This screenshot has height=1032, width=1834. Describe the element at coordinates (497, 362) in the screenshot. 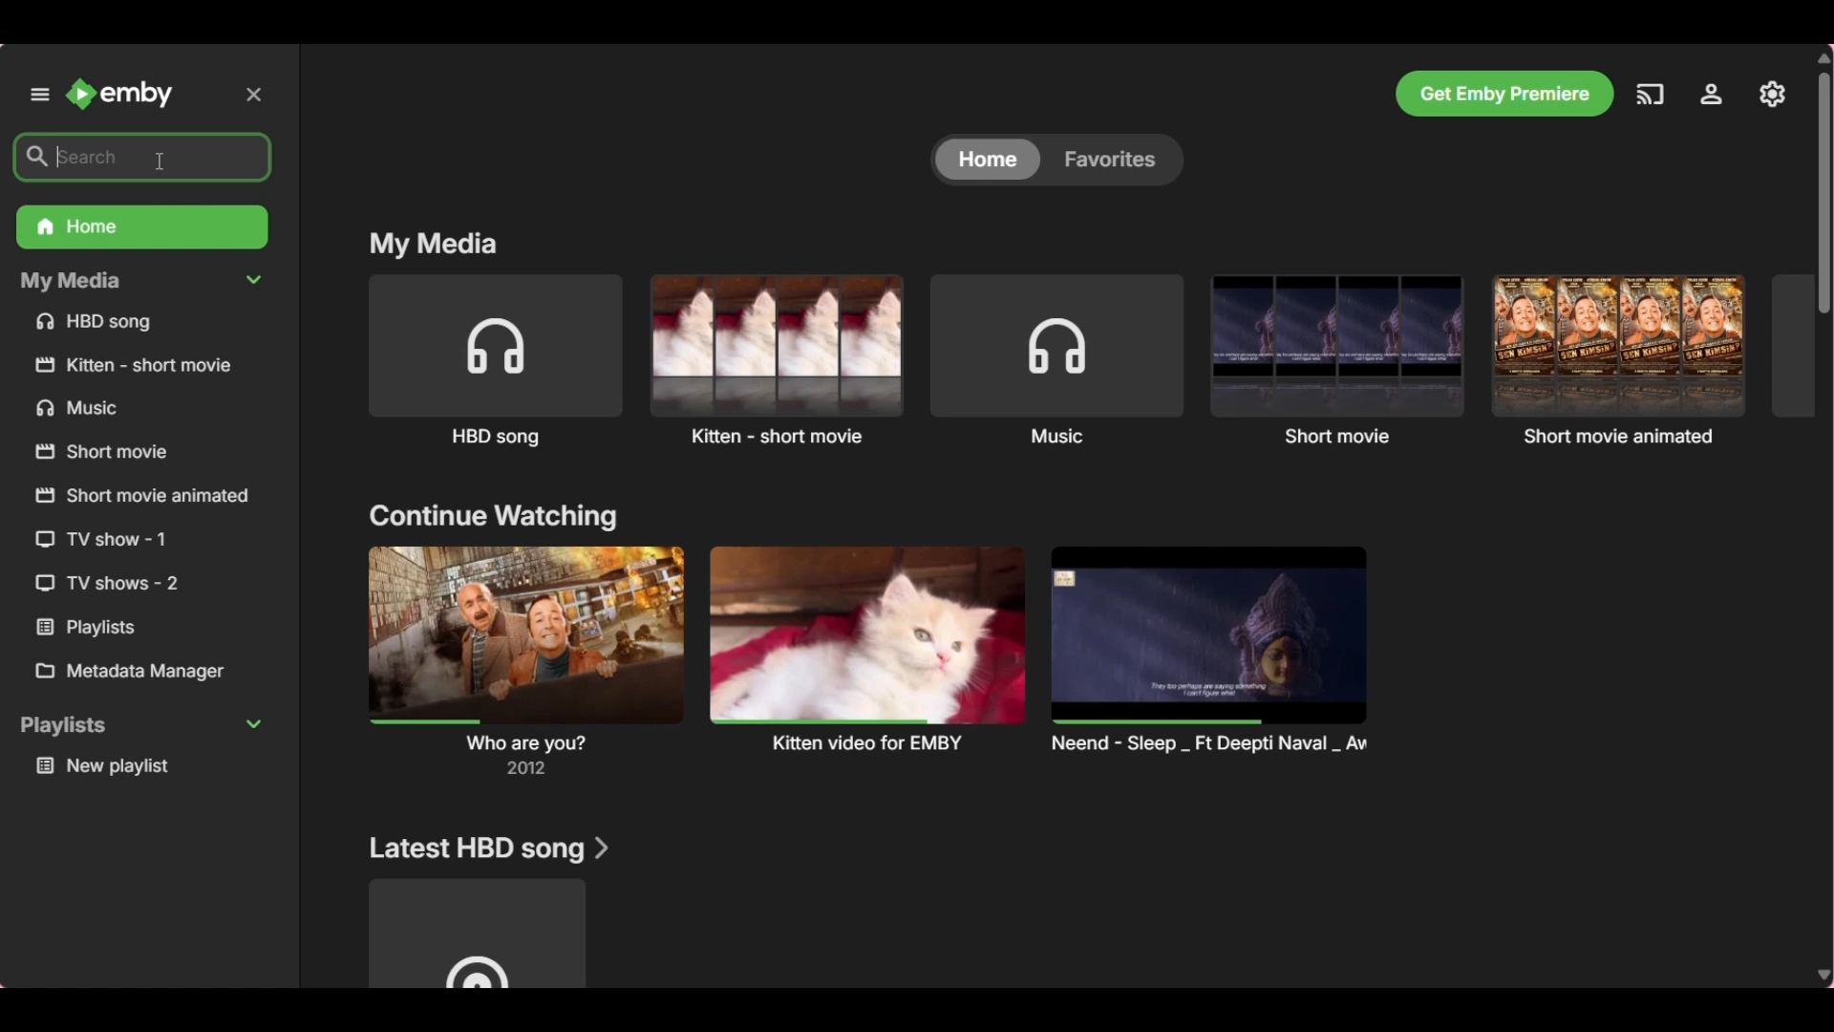

I see `HBD song` at that location.